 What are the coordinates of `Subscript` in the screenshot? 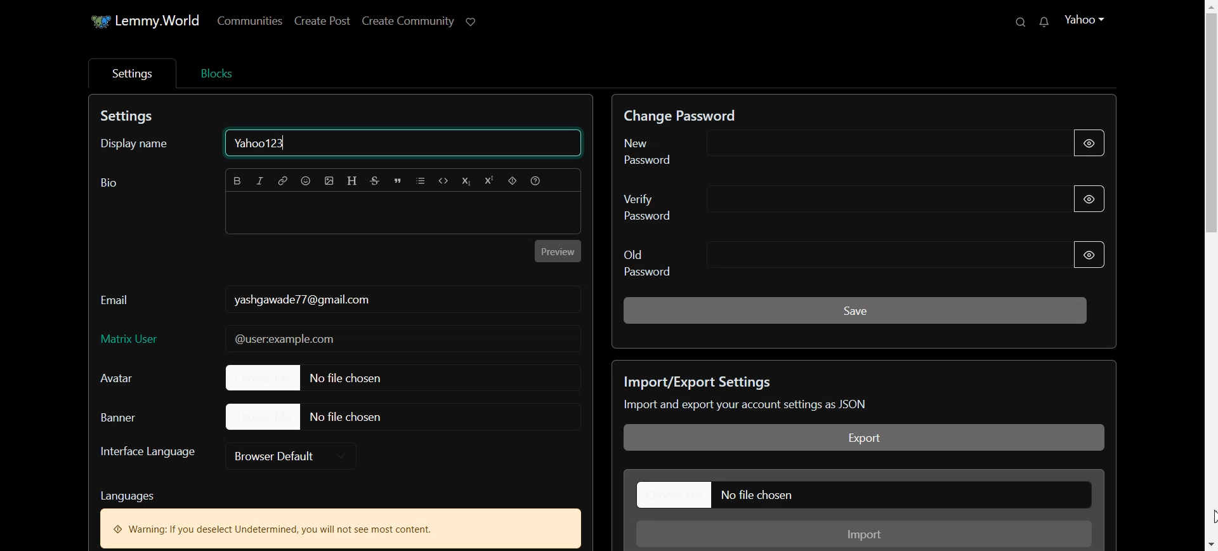 It's located at (466, 182).